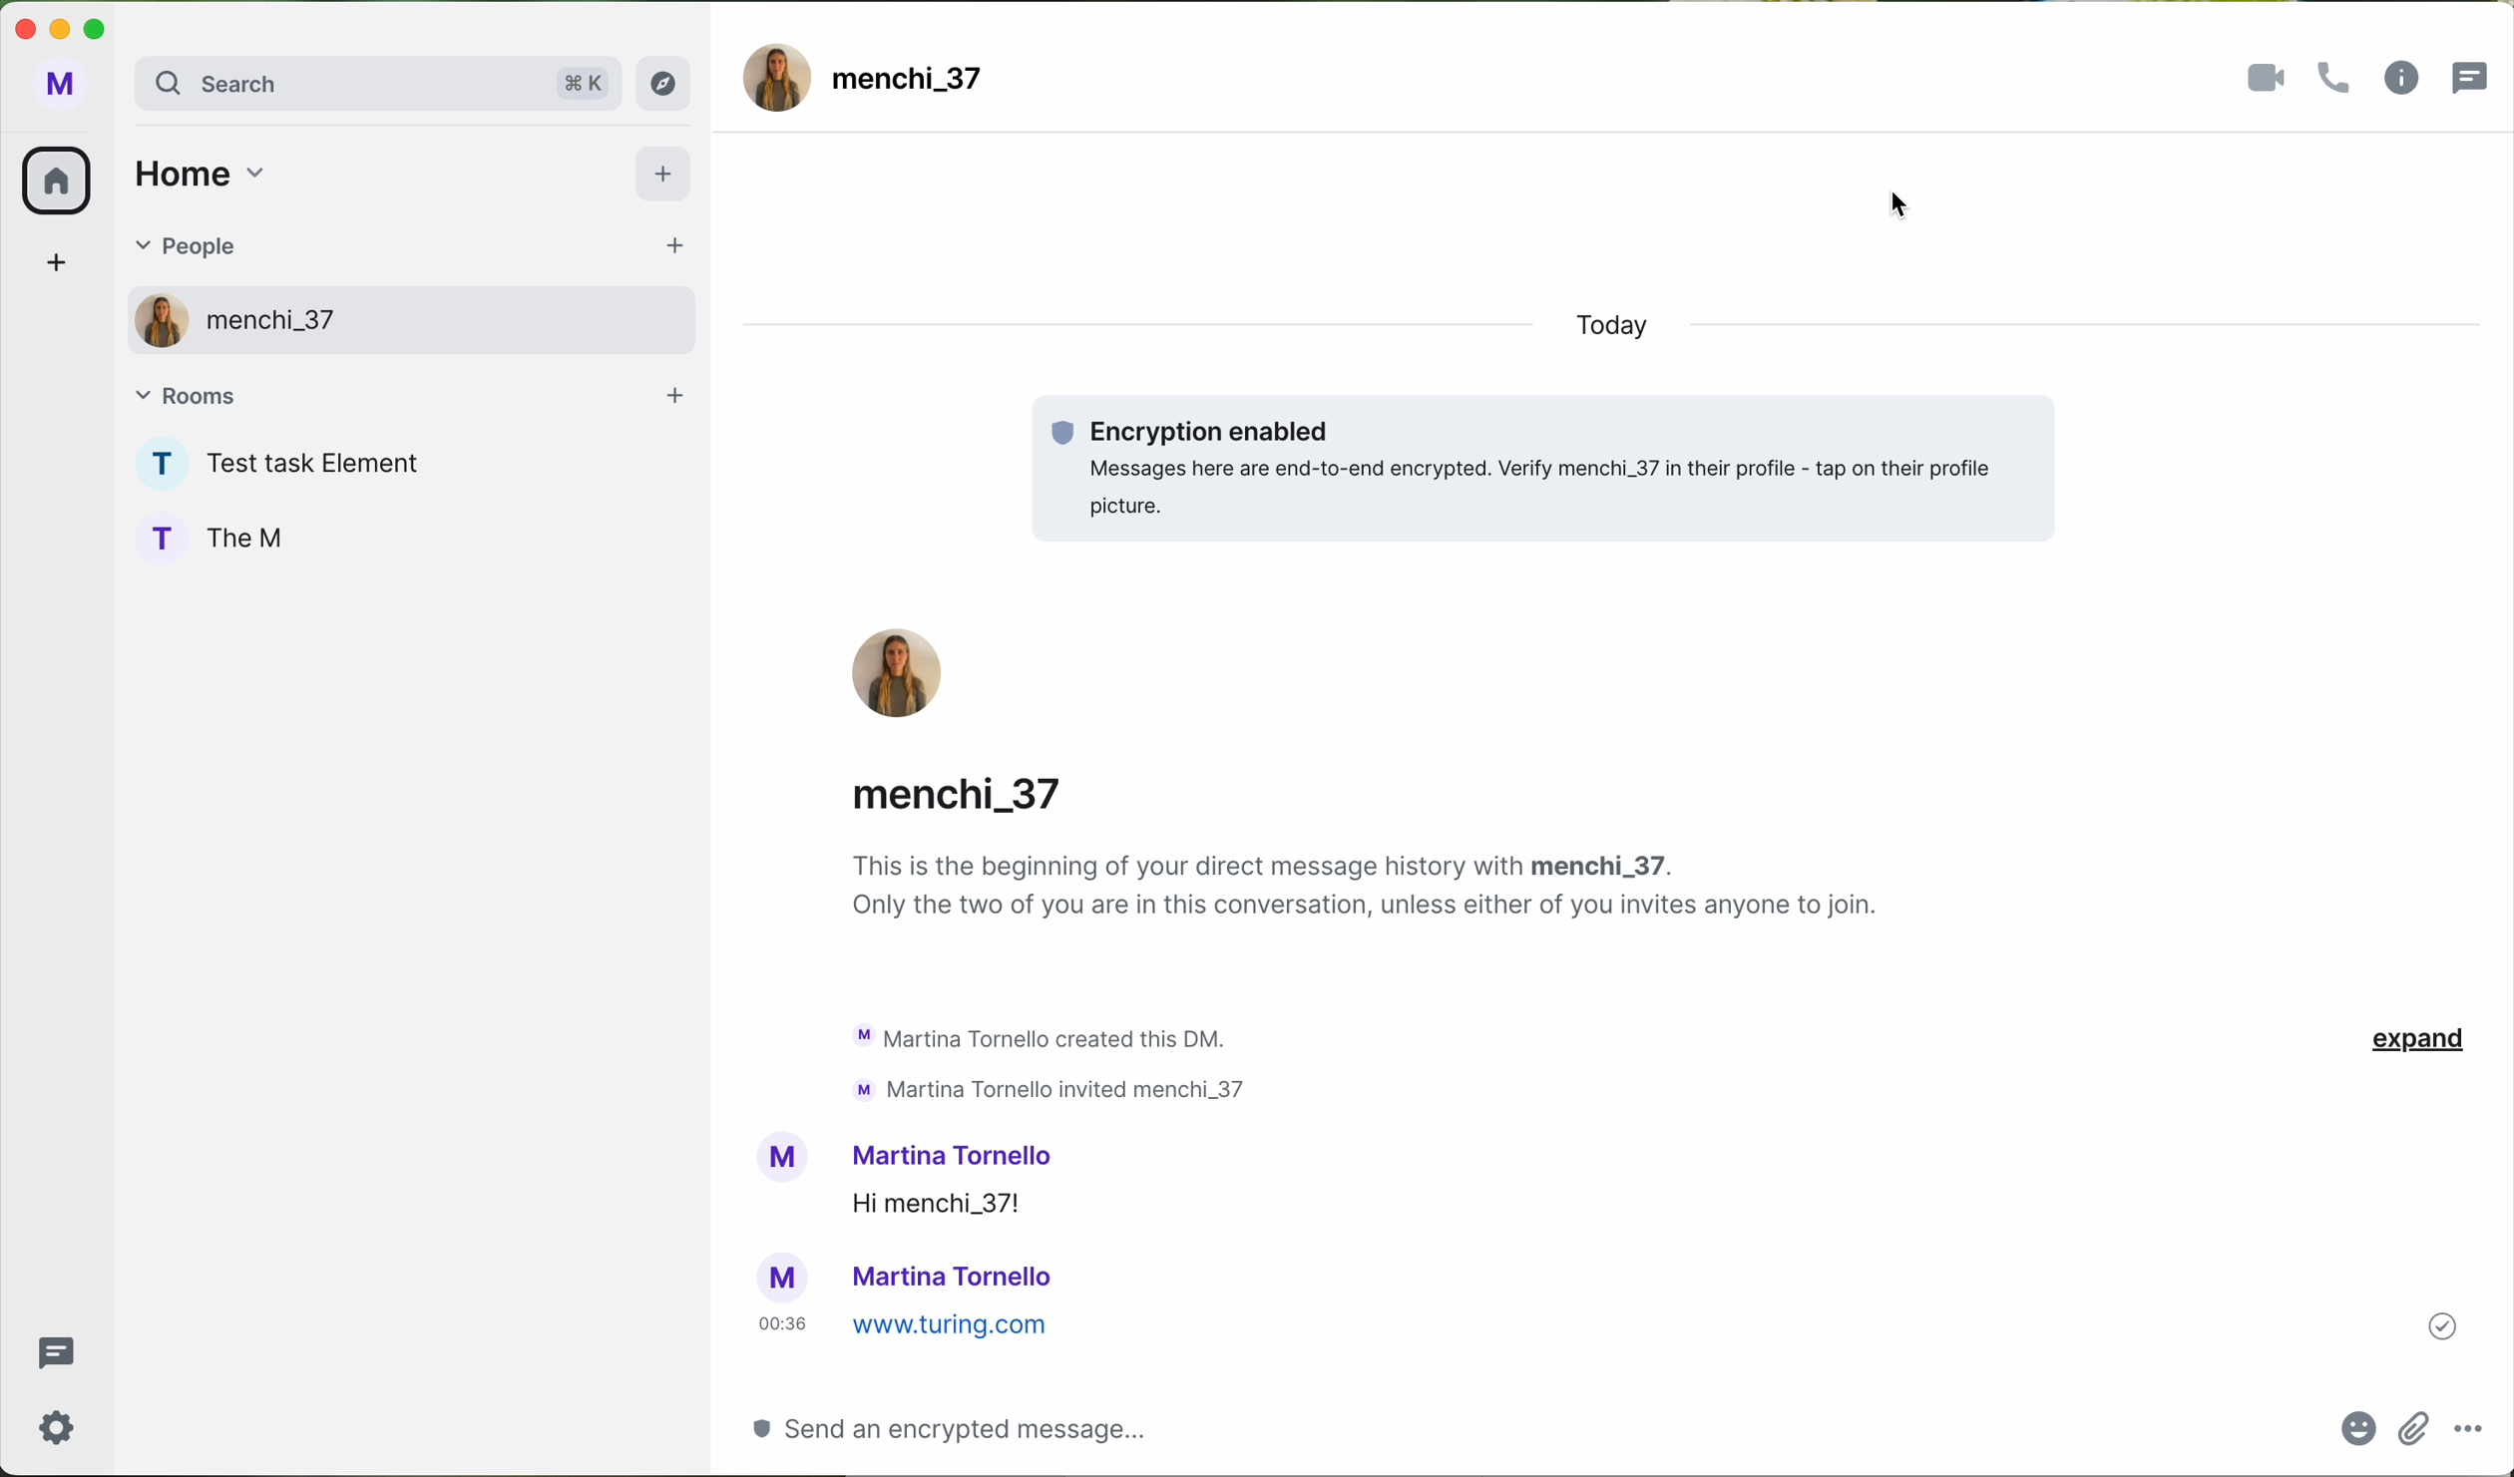  Describe the element at coordinates (64, 32) in the screenshot. I see `minimize` at that location.